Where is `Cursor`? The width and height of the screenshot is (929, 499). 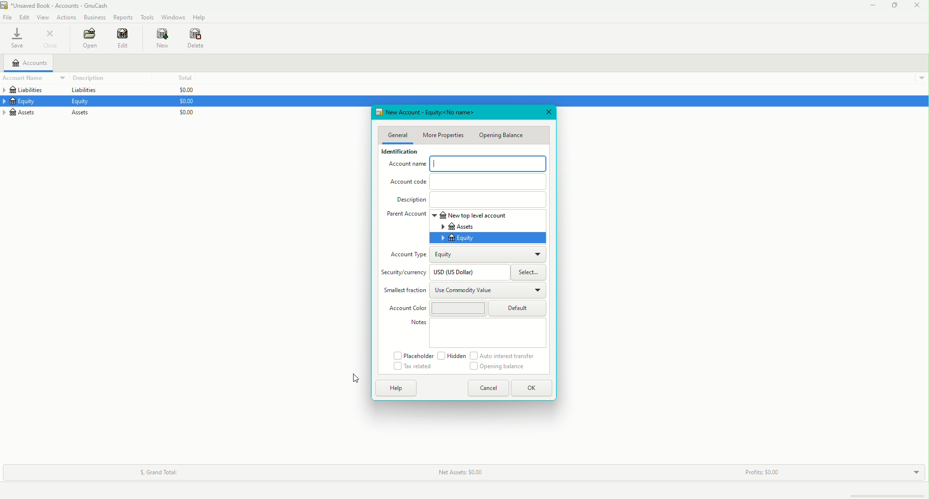 Cursor is located at coordinates (352, 380).